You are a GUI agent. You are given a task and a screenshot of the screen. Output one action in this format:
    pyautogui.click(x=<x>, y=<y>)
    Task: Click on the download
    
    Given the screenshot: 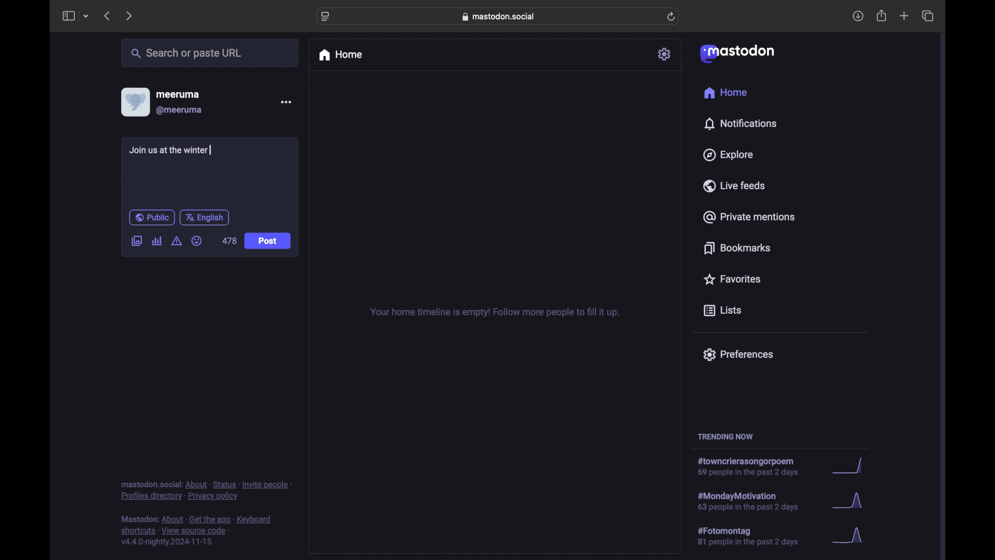 What is the action you would take?
    pyautogui.click(x=858, y=17)
    